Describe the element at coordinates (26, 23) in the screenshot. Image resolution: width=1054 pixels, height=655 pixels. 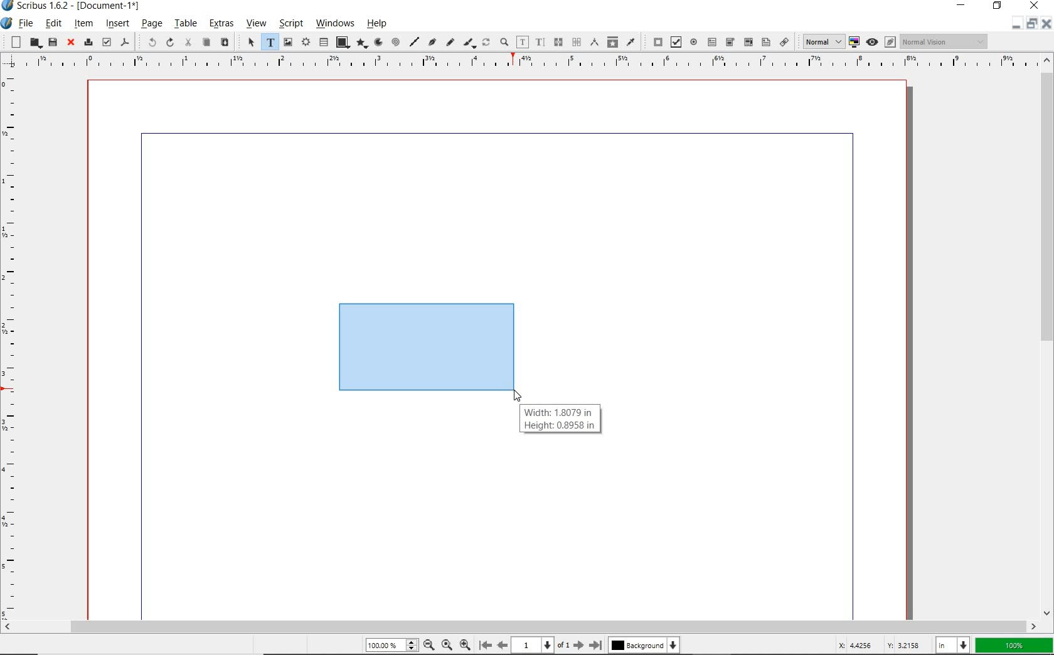
I see `file` at that location.